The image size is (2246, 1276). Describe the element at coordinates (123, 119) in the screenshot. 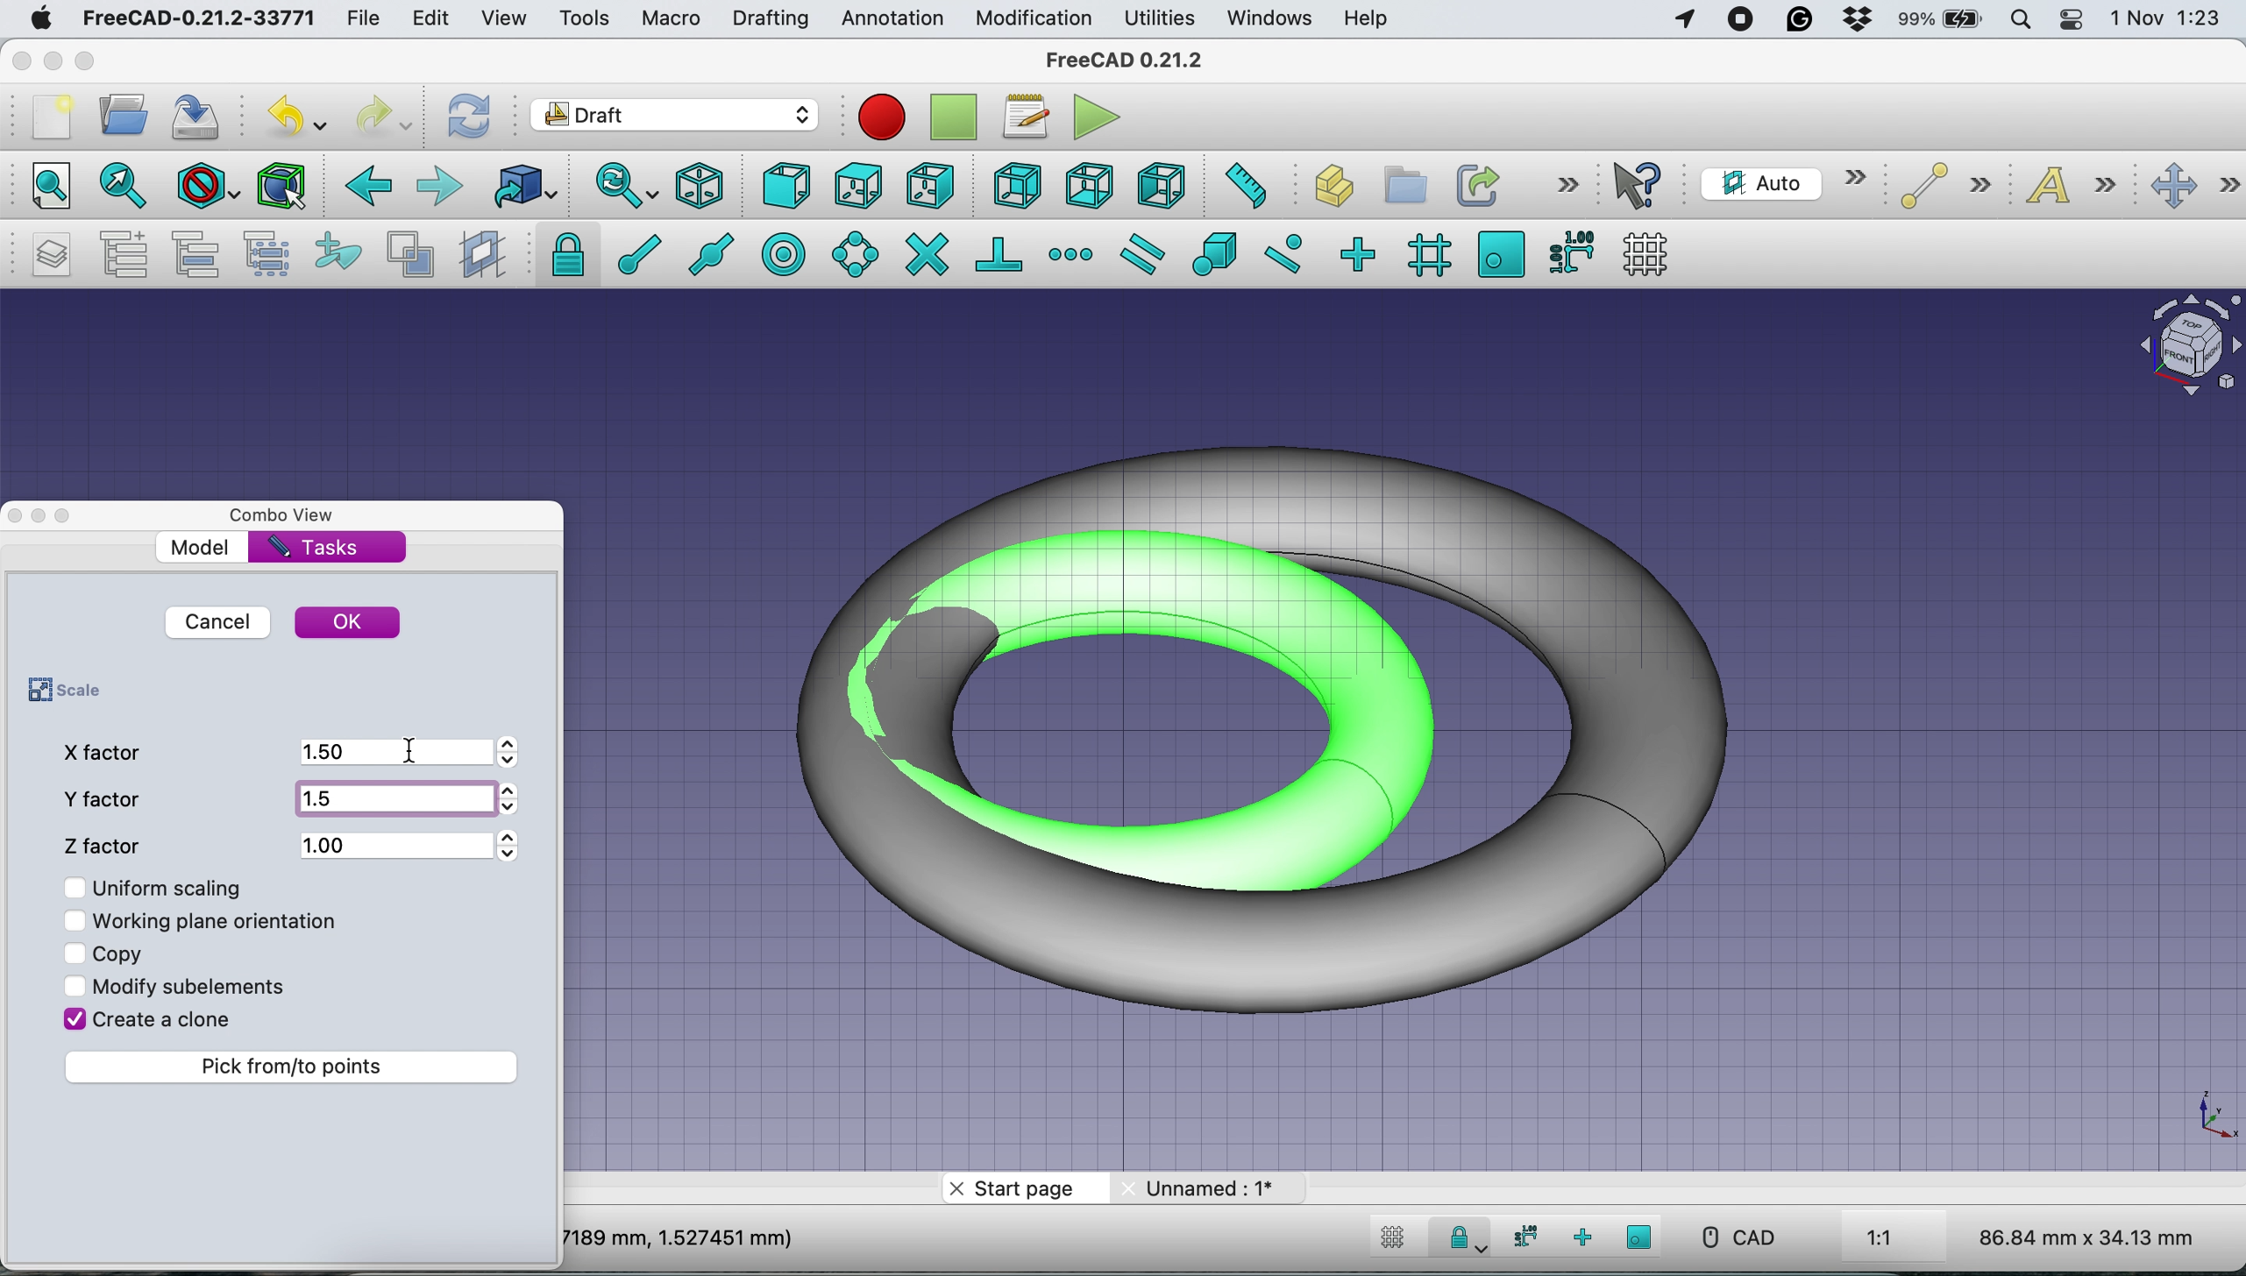

I see `open` at that location.